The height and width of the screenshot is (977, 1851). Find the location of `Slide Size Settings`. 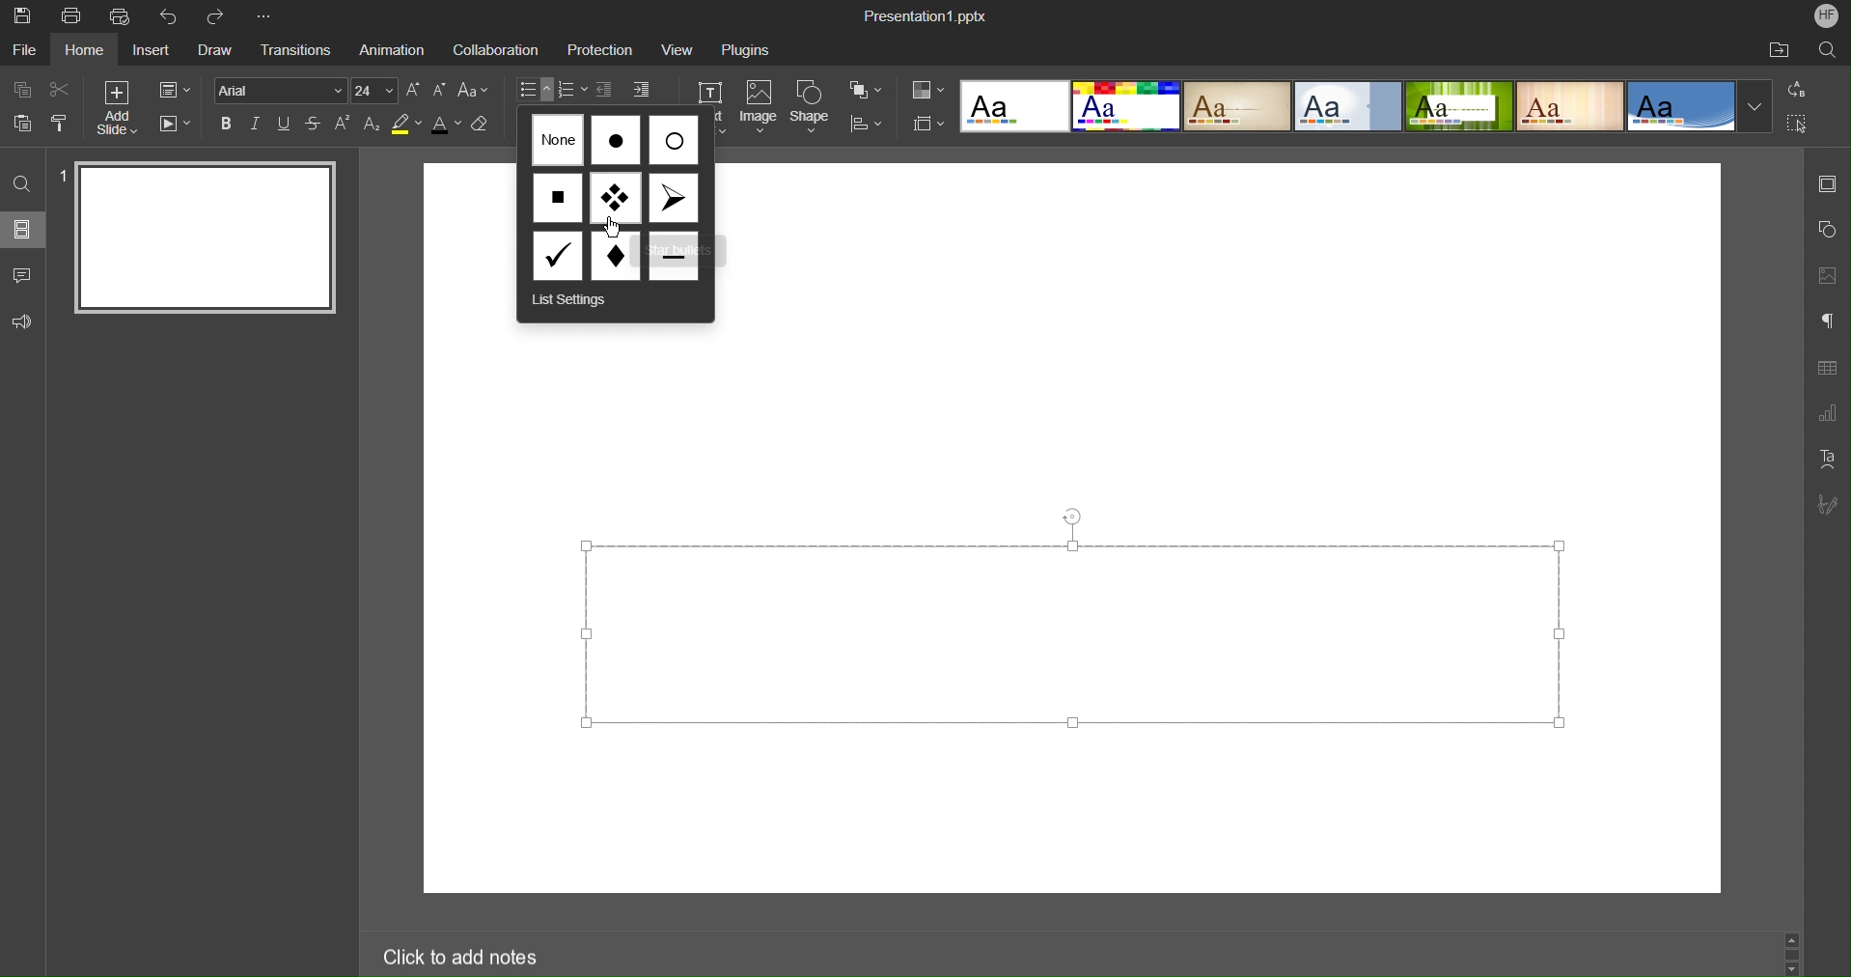

Slide Size Settings is located at coordinates (927, 123).